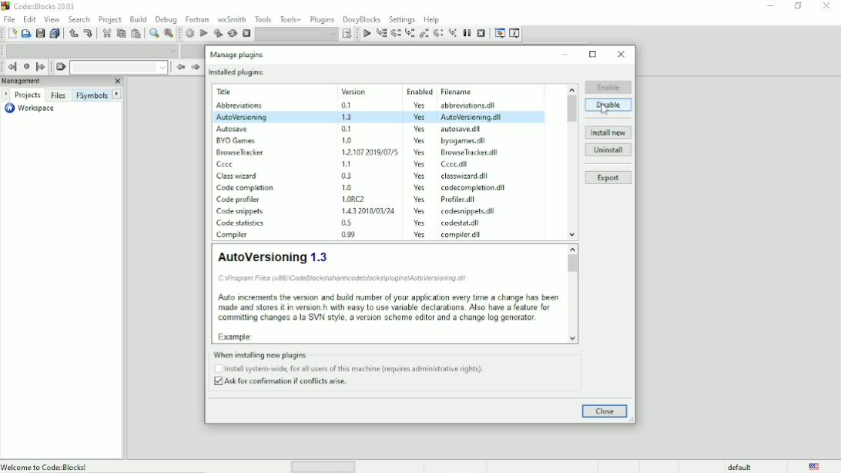 This screenshot has width=841, height=473. What do you see at coordinates (8, 18) in the screenshot?
I see `File` at bounding box center [8, 18].